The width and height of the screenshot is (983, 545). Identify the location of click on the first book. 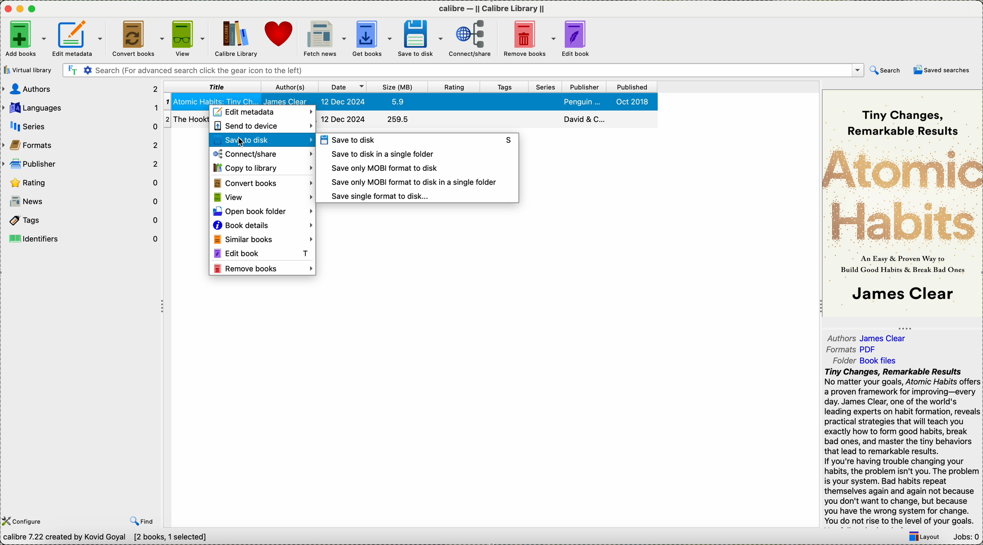
(409, 99).